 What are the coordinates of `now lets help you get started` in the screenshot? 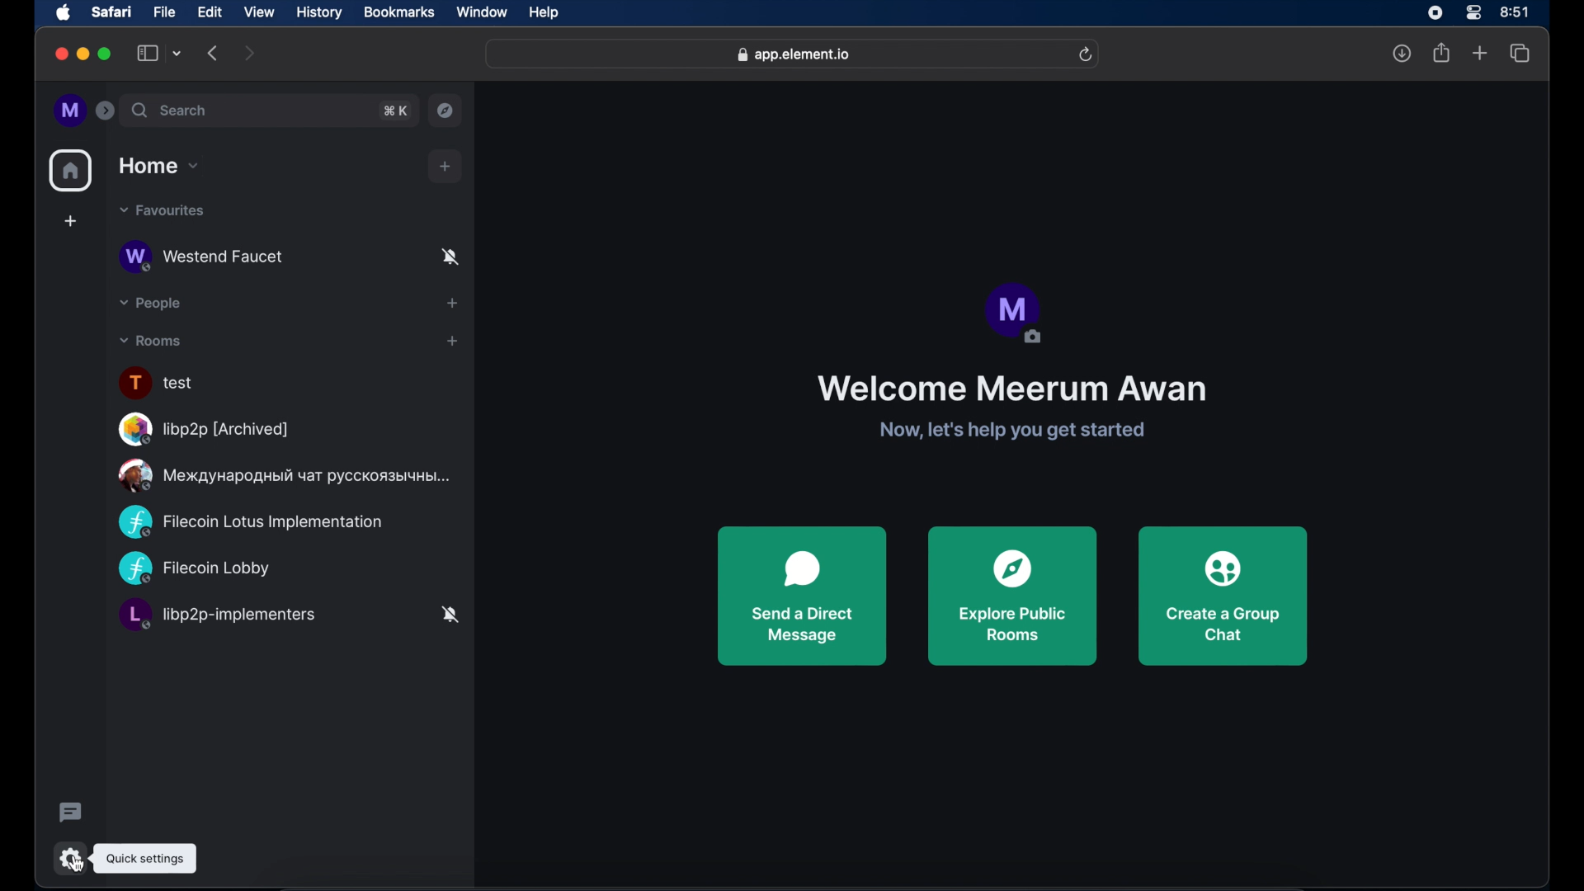 It's located at (1011, 431).